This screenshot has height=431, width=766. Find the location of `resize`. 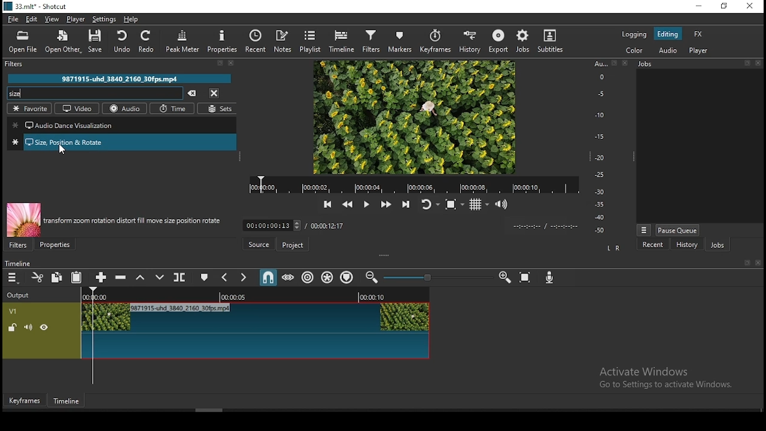

resize is located at coordinates (747, 262).